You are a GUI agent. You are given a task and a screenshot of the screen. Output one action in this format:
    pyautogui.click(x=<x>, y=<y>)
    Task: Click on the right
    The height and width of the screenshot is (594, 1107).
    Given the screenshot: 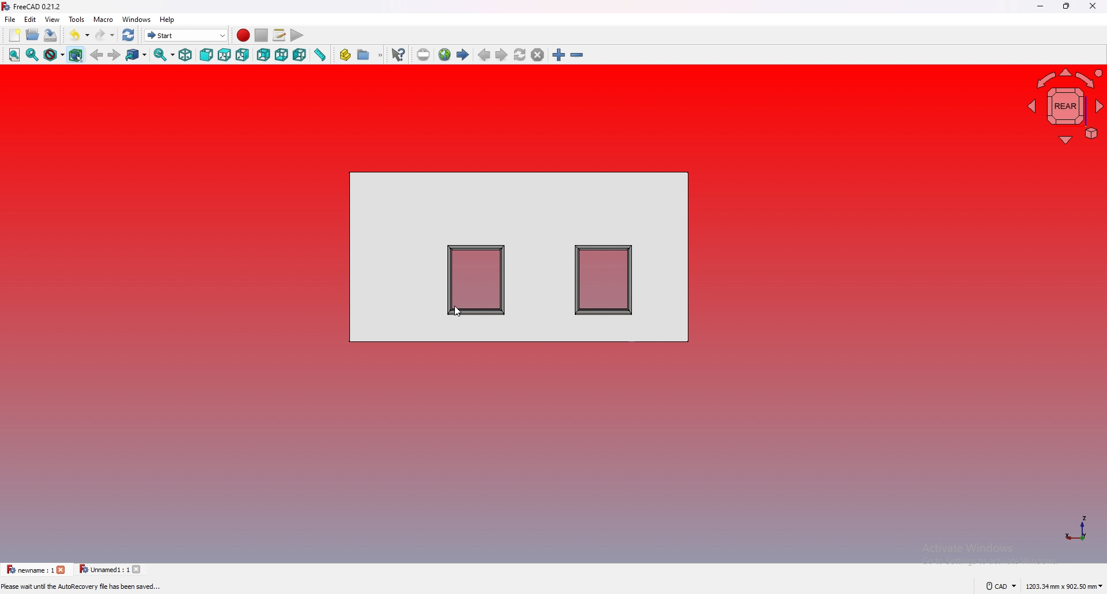 What is the action you would take?
    pyautogui.click(x=243, y=55)
    